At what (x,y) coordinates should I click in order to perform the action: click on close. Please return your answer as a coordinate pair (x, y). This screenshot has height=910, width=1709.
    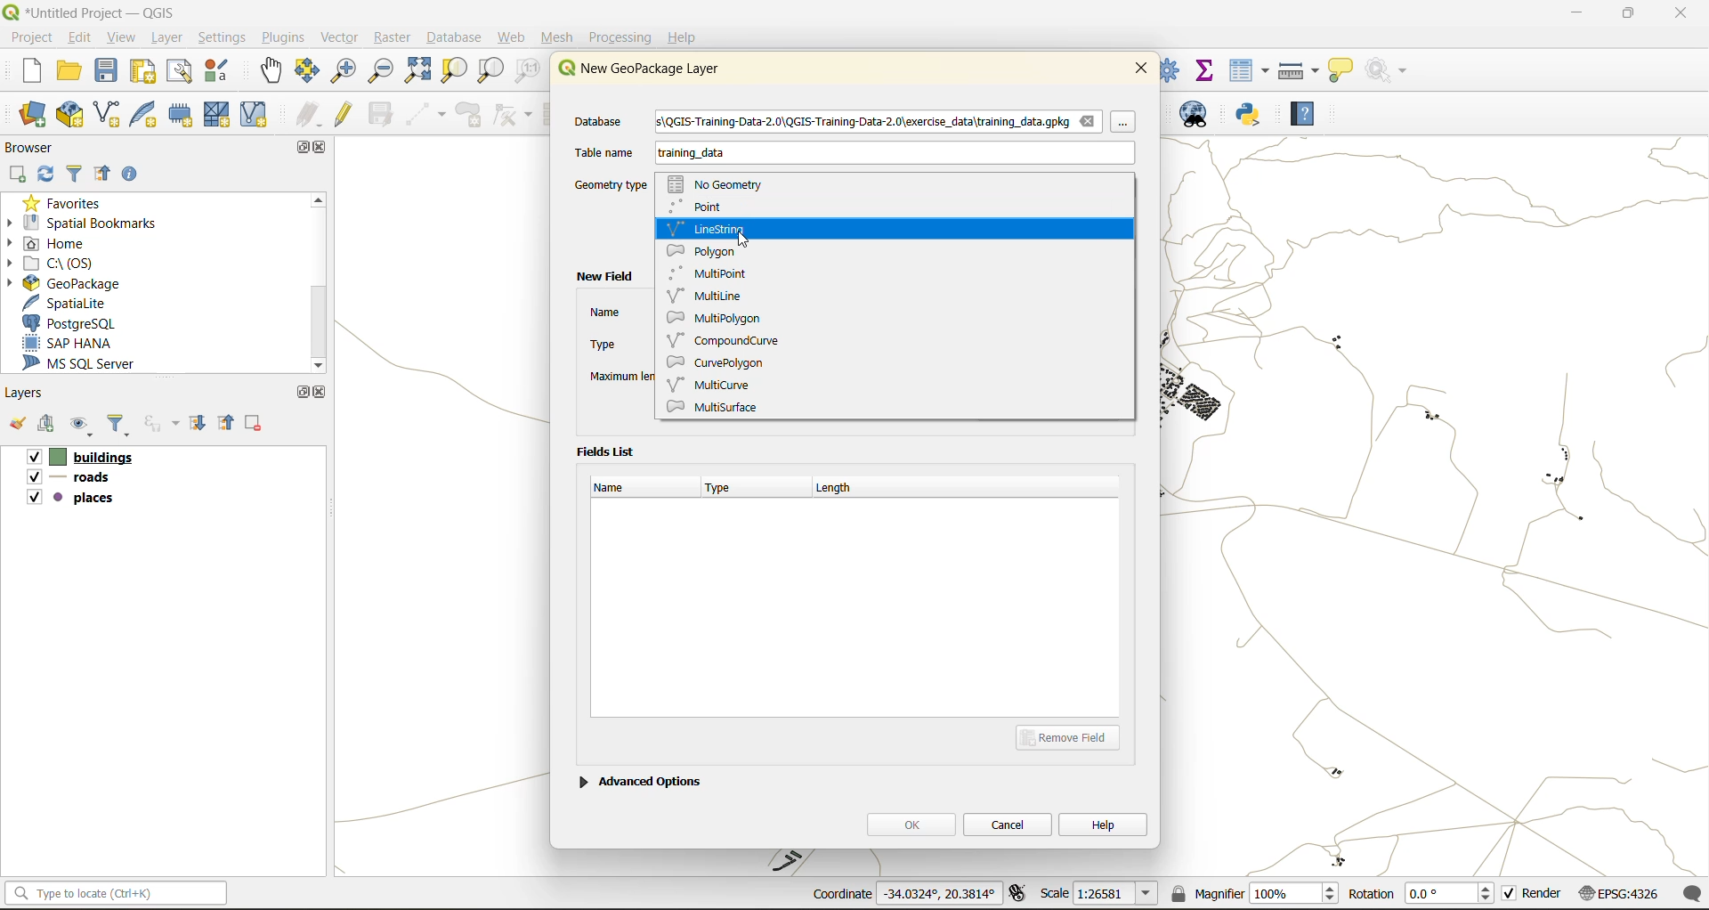
    Looking at the image, I should click on (1672, 15).